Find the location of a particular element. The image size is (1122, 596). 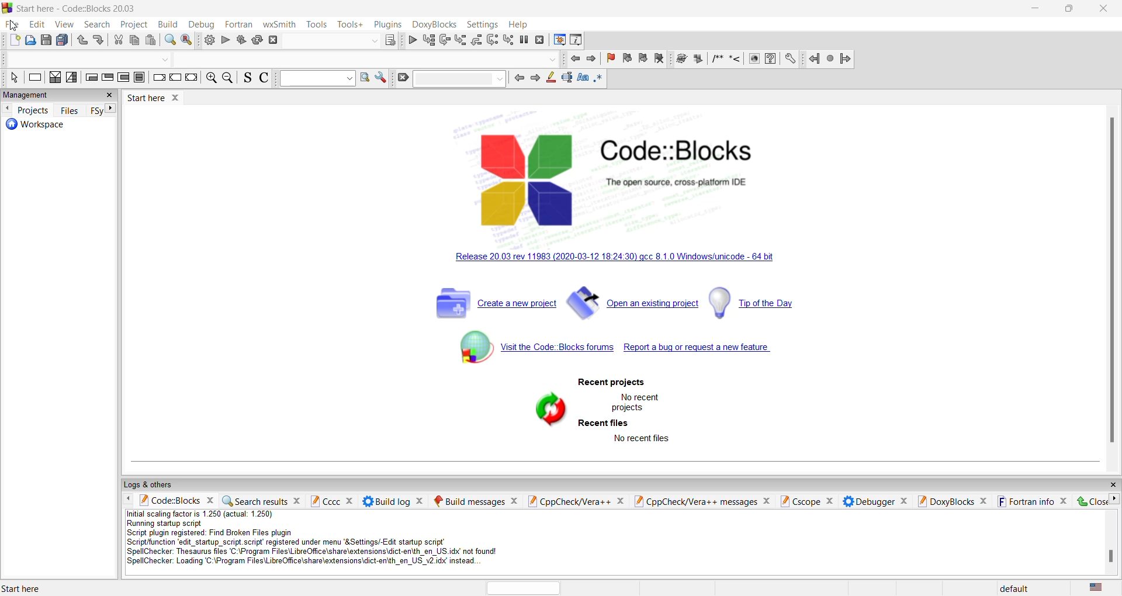

scrollbar is located at coordinates (1111, 556).